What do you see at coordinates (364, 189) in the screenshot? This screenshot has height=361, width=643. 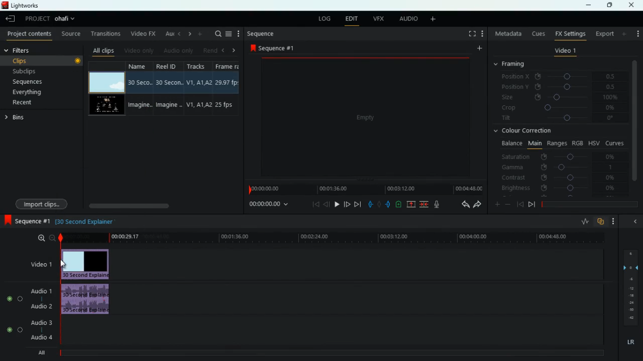 I see `timeline` at bounding box center [364, 189].